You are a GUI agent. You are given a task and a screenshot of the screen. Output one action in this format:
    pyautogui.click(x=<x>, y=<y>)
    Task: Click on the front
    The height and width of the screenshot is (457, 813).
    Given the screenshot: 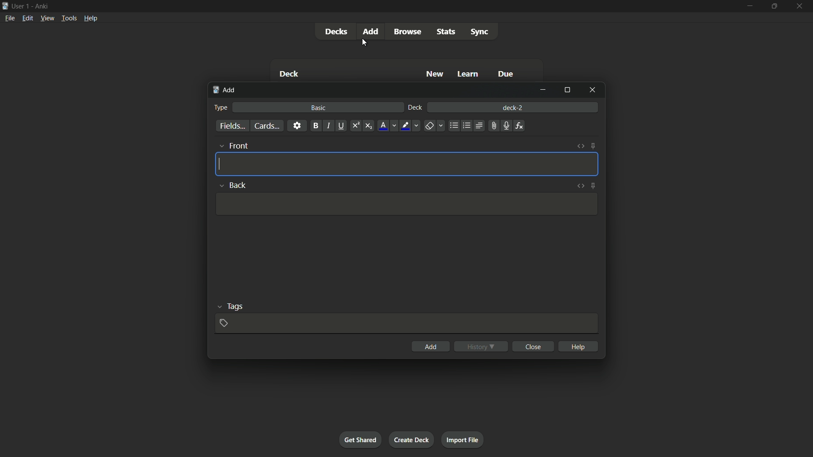 What is the action you would take?
    pyautogui.click(x=232, y=146)
    